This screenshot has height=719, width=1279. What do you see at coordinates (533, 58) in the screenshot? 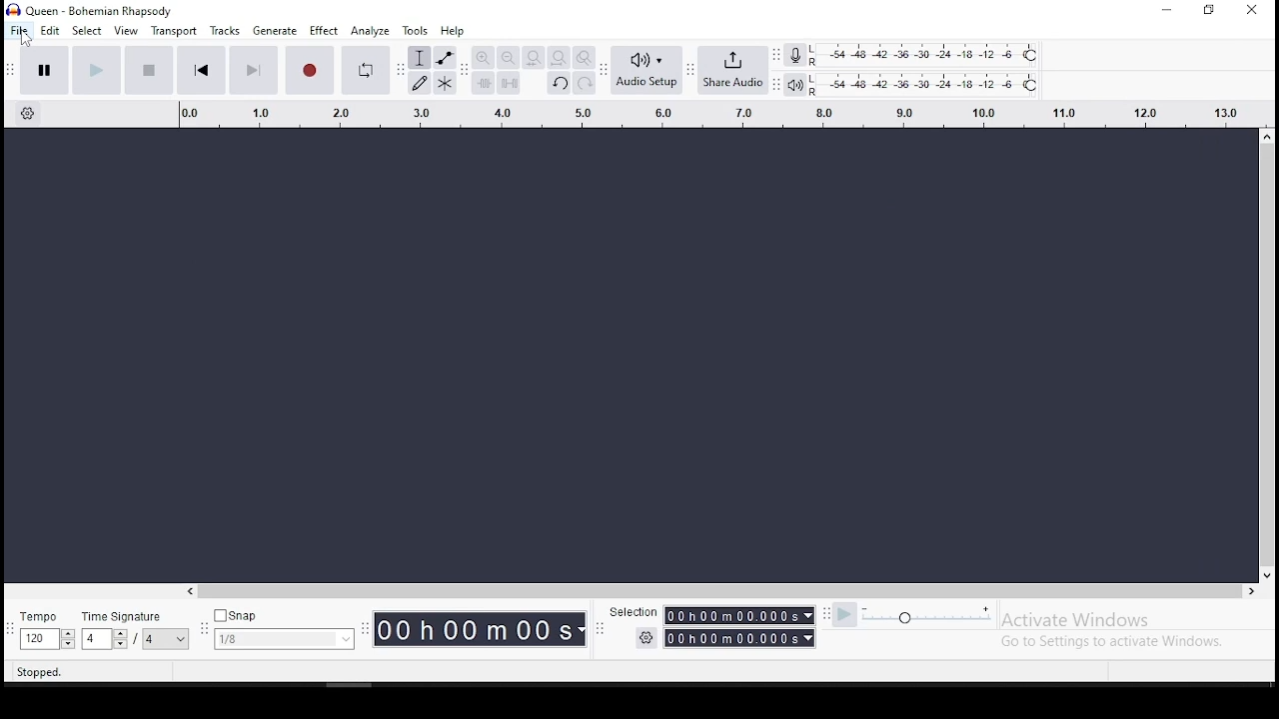
I see `fit selection to width` at bounding box center [533, 58].